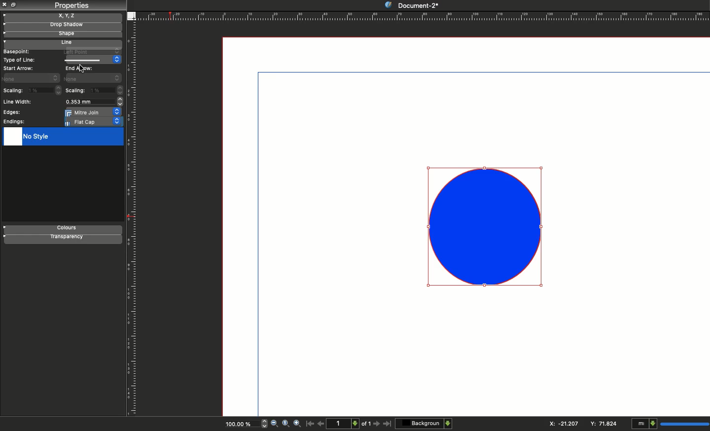  I want to click on Scaling, so click(76, 90).